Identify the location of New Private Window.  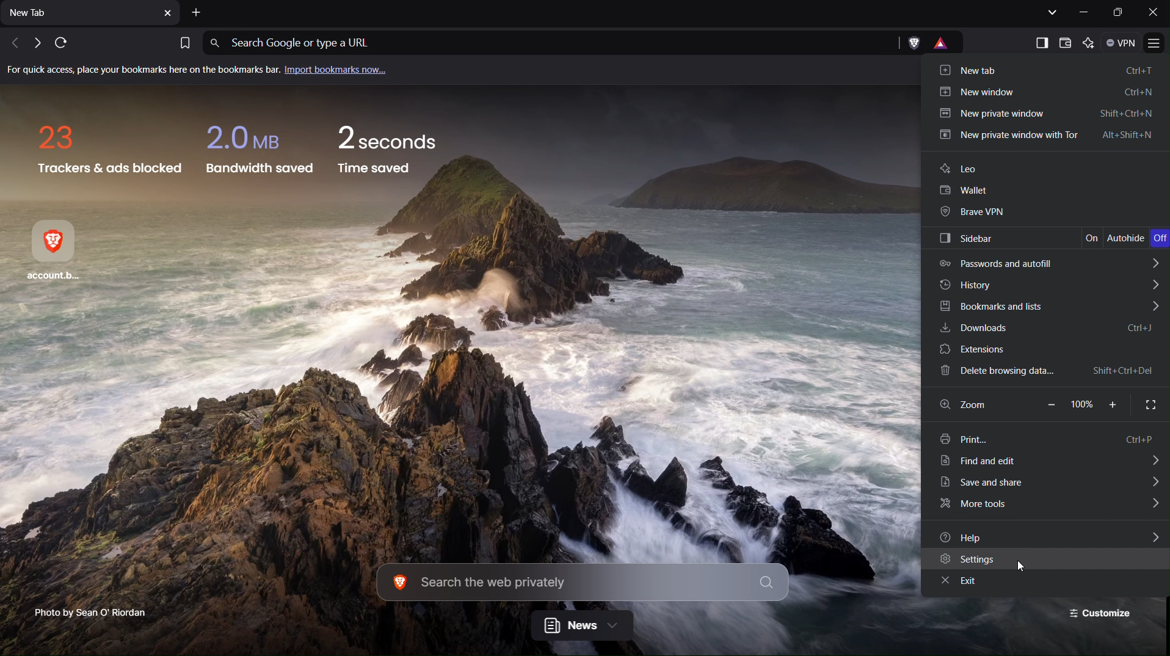
(1045, 114).